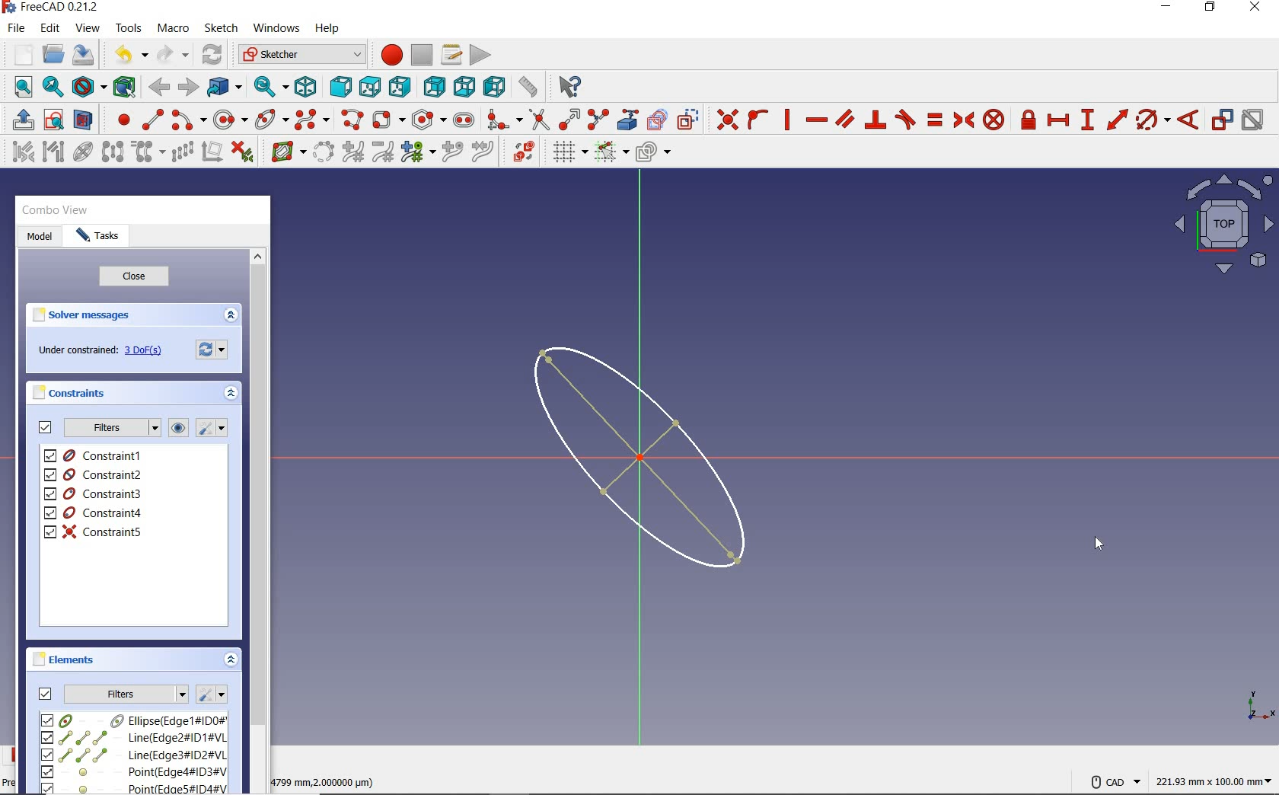 Image resolution: width=1279 pixels, height=795 pixels. Describe the element at coordinates (173, 54) in the screenshot. I see `redo` at that location.